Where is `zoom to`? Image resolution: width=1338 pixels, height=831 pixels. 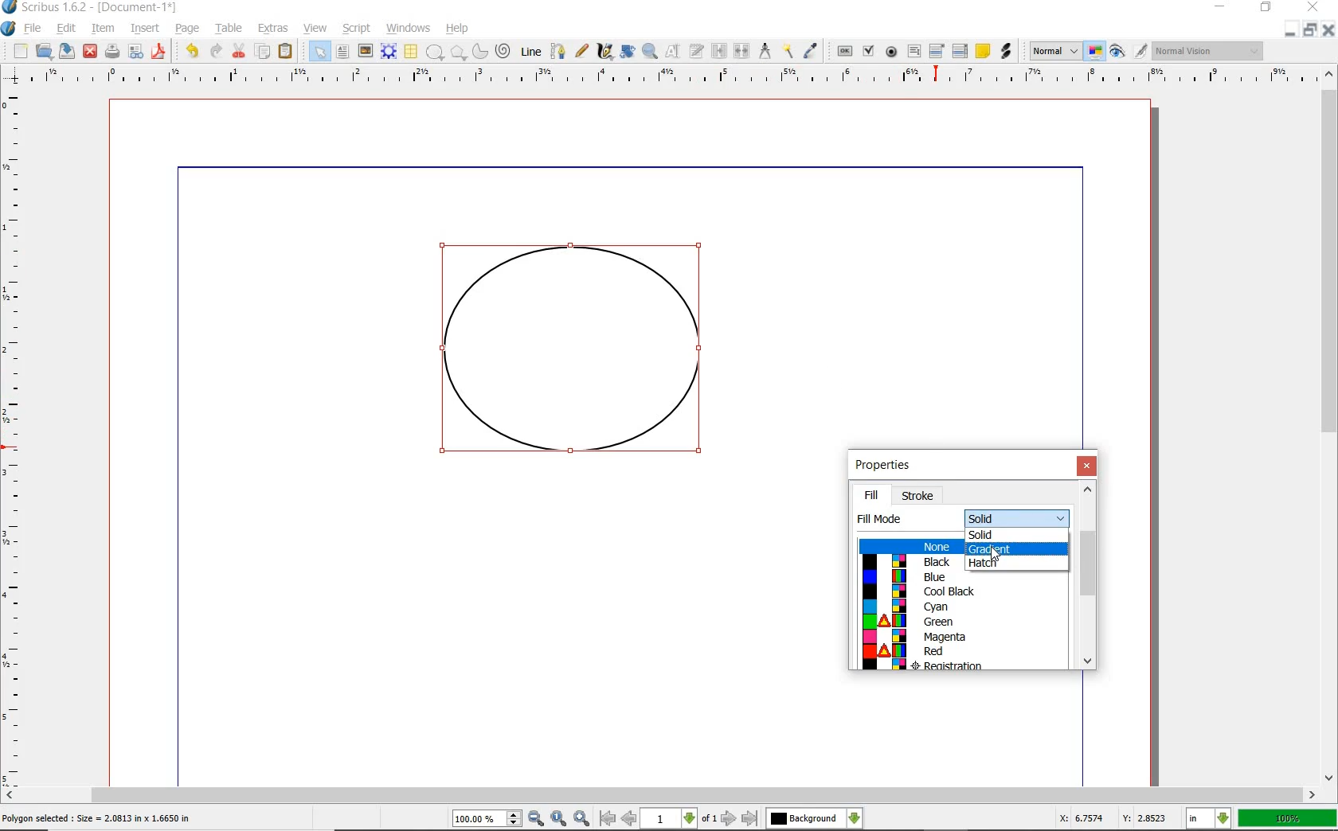 zoom to is located at coordinates (560, 818).